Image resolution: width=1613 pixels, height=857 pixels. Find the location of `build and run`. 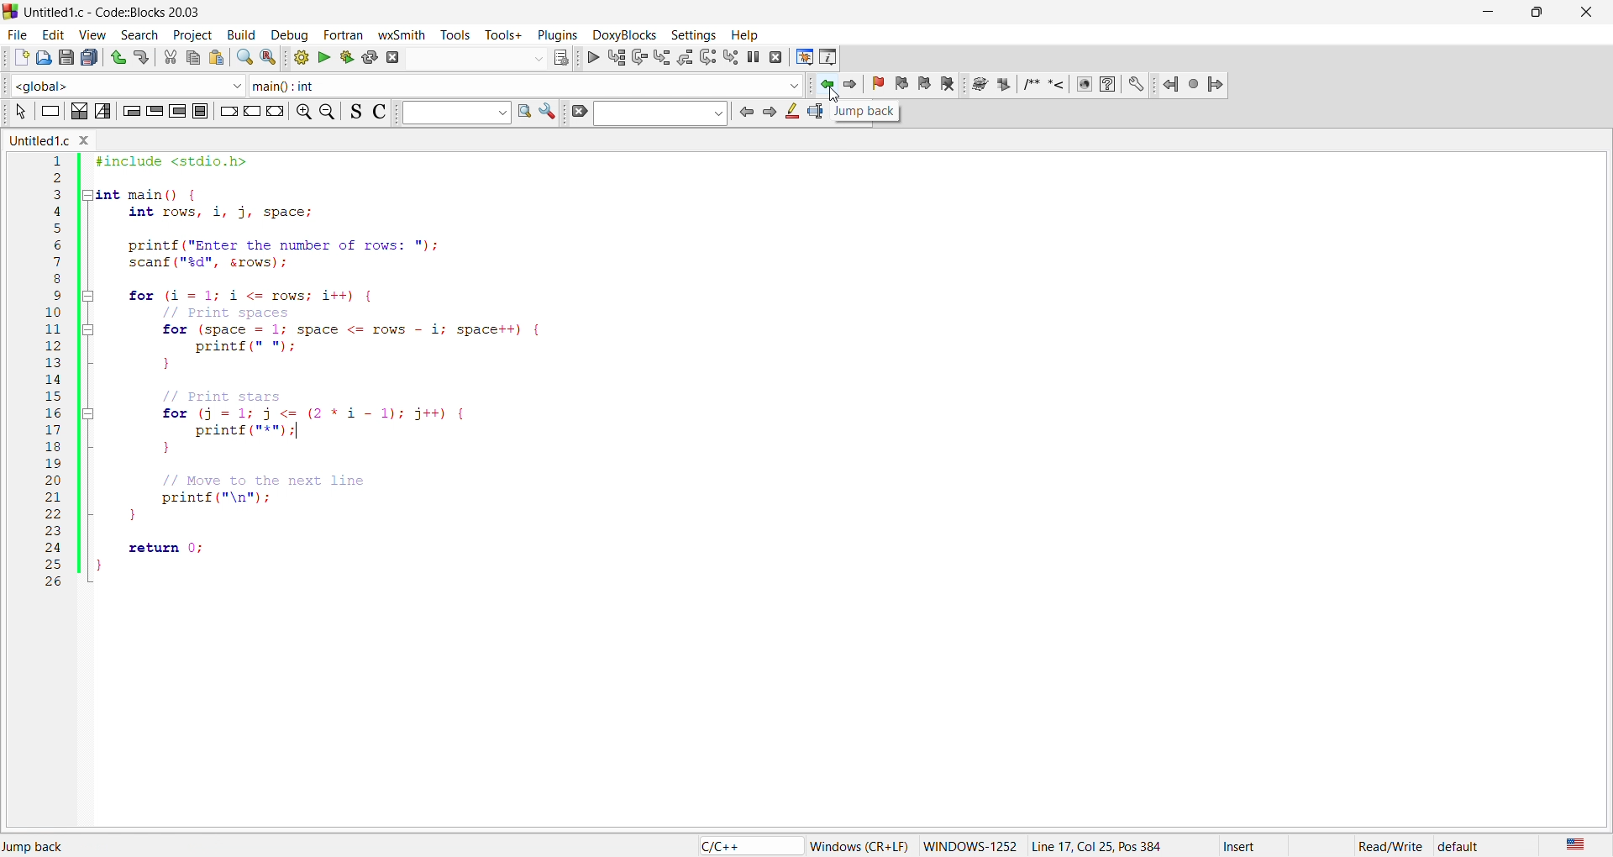

build and run is located at coordinates (346, 58).